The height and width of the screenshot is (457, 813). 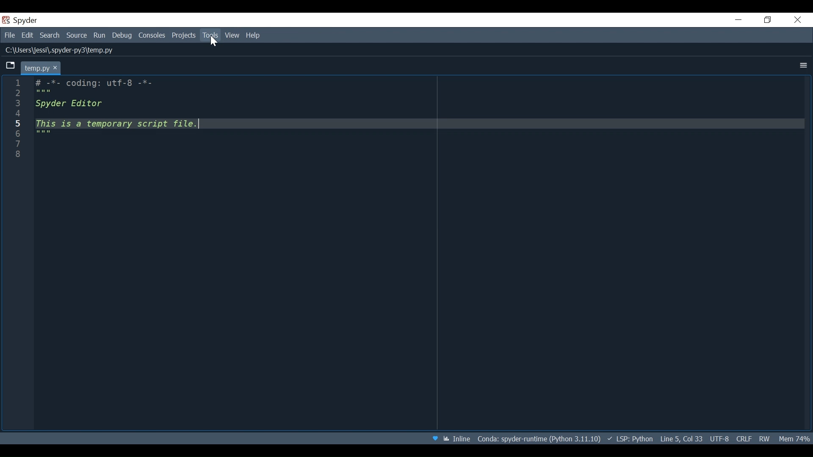 What do you see at coordinates (458, 438) in the screenshot?
I see `Toggle between inline and interactive Matplotlib plotting` at bounding box center [458, 438].